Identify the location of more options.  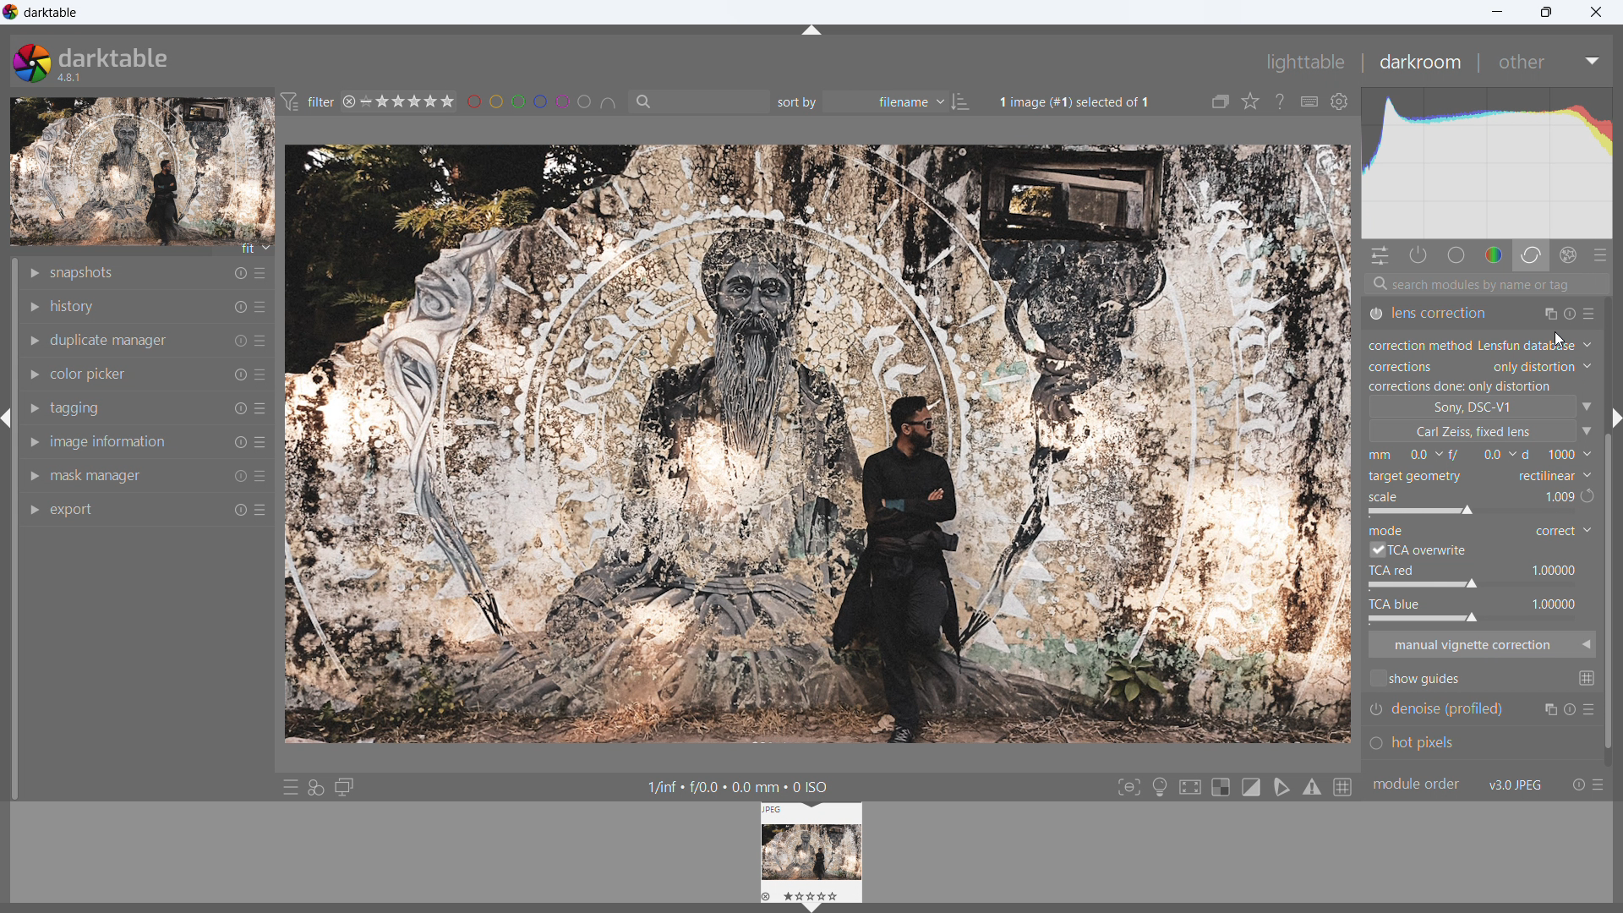
(265, 446).